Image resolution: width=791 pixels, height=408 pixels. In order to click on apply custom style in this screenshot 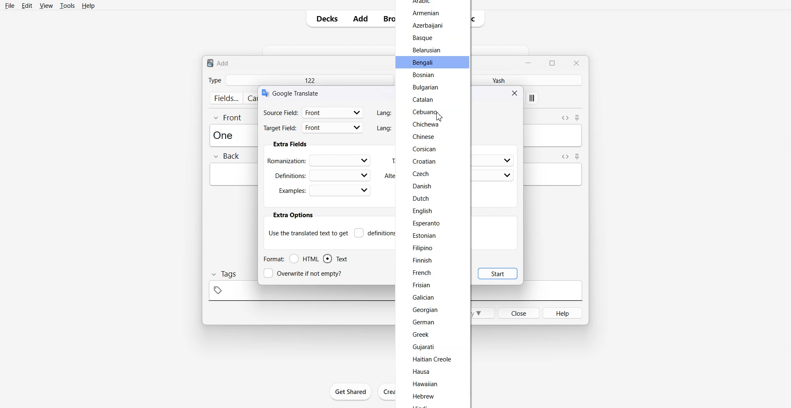, I will do `click(532, 99)`.